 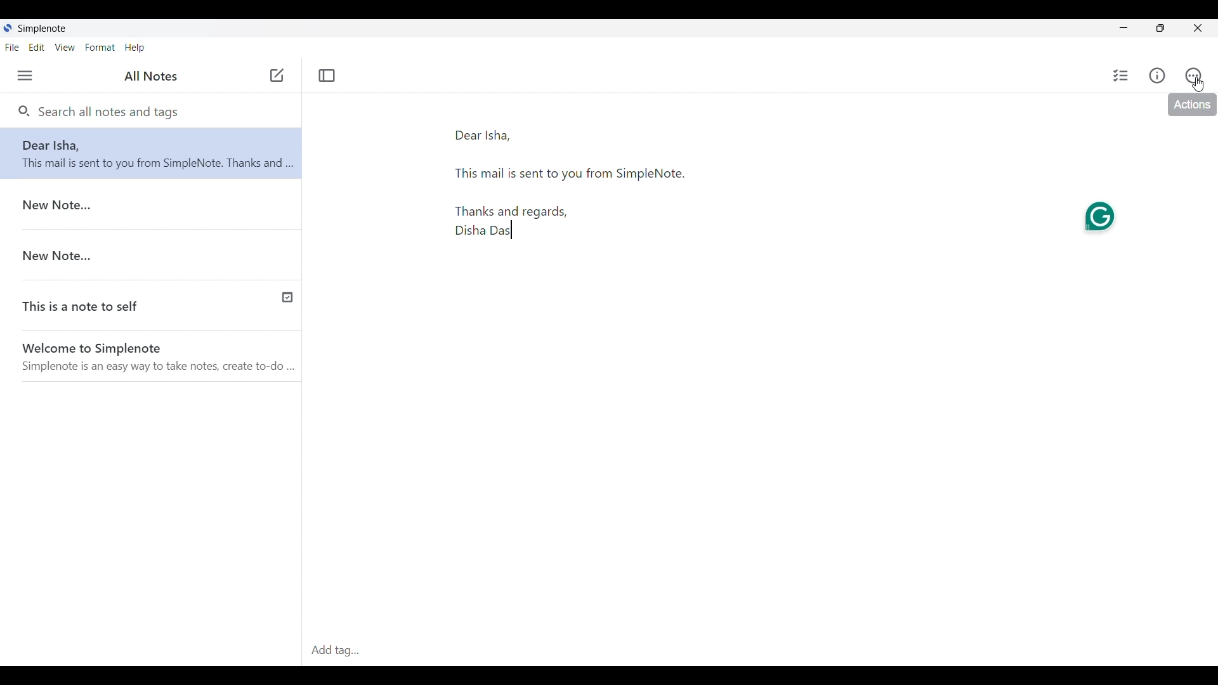 I want to click on Minimize, so click(x=1124, y=28).